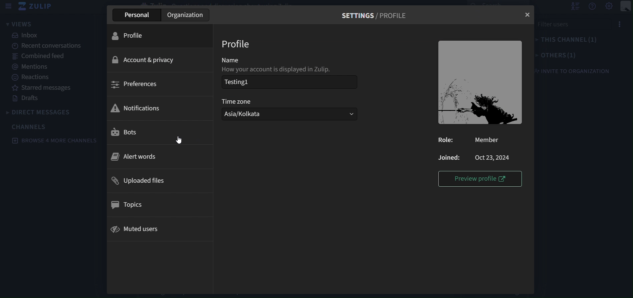 This screenshot has width=633, height=298. Describe the element at coordinates (577, 71) in the screenshot. I see `invite to organization` at that location.